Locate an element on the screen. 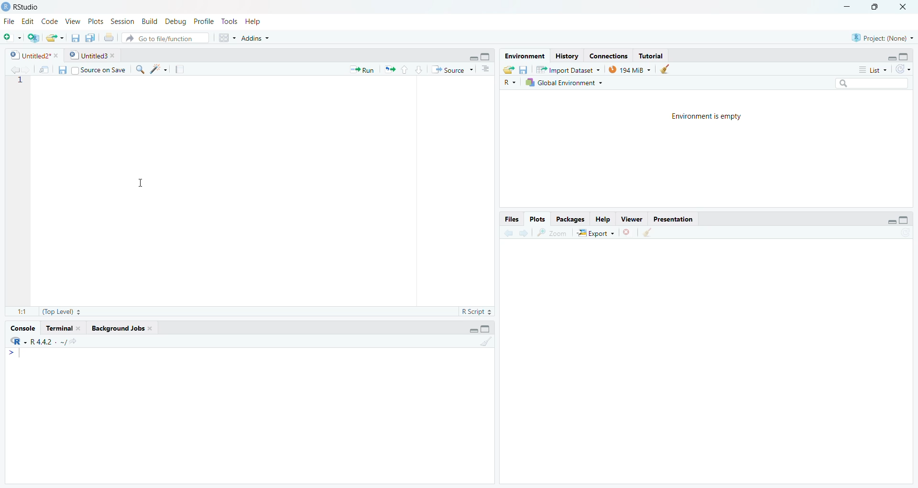  Minimize is located at coordinates (472, 58).